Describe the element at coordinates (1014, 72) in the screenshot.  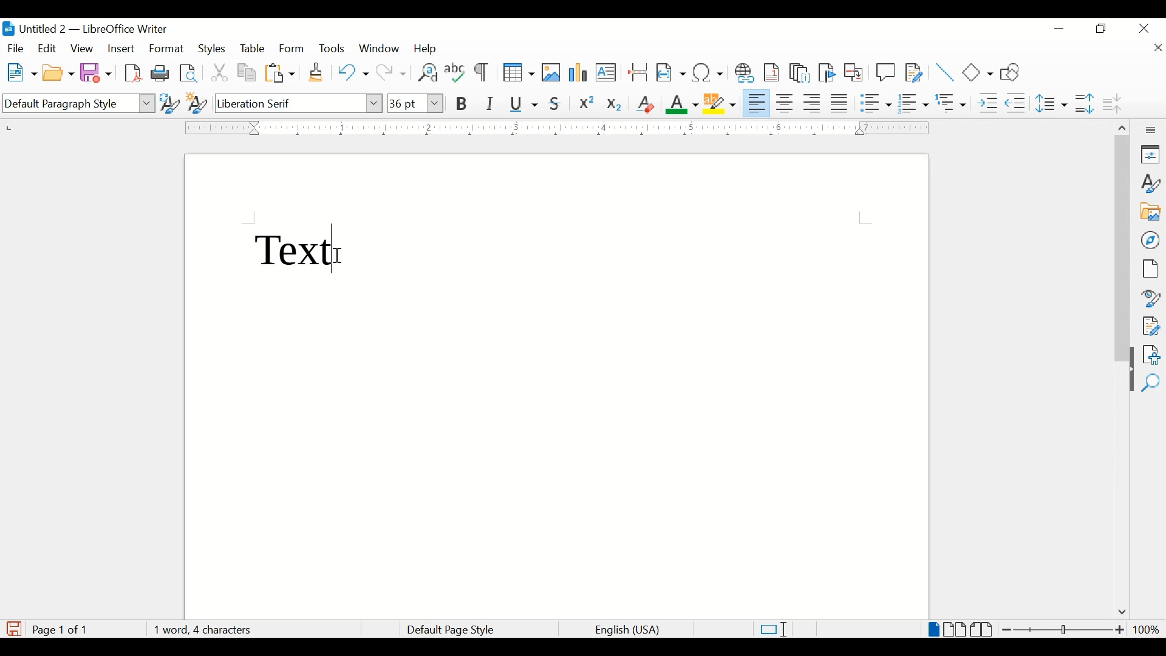
I see `show draw functions` at that location.